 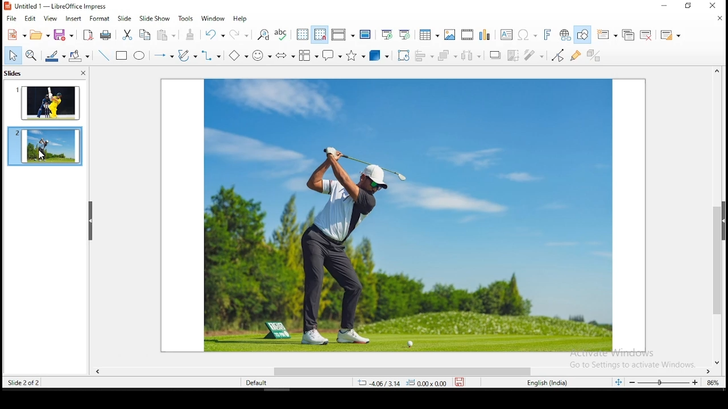 What do you see at coordinates (86, 35) in the screenshot?
I see `export as pdf` at bounding box center [86, 35].